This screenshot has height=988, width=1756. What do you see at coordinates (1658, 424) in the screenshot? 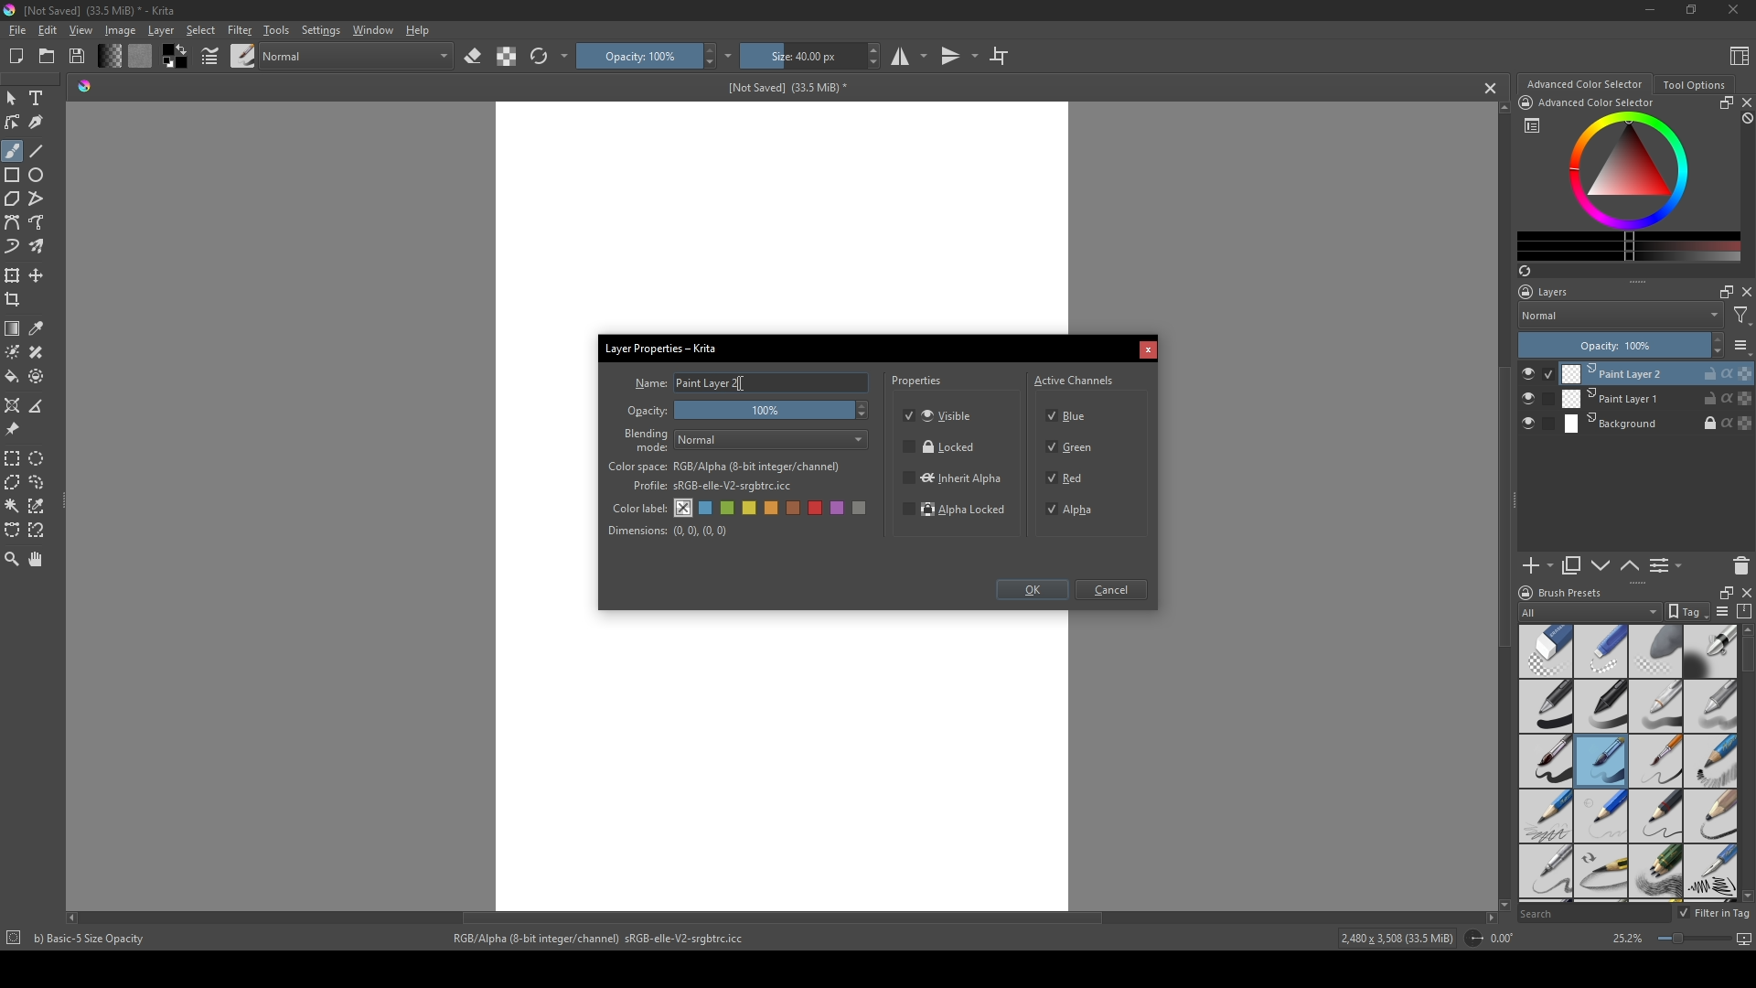
I see `Background` at bounding box center [1658, 424].